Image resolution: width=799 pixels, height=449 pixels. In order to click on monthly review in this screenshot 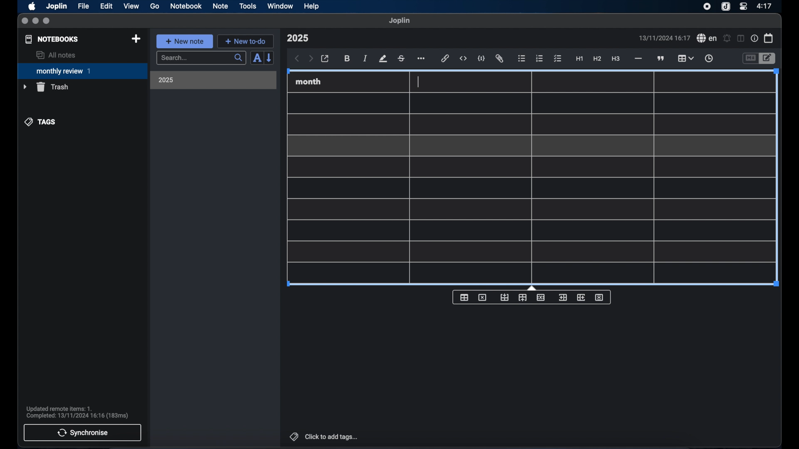, I will do `click(82, 70)`.